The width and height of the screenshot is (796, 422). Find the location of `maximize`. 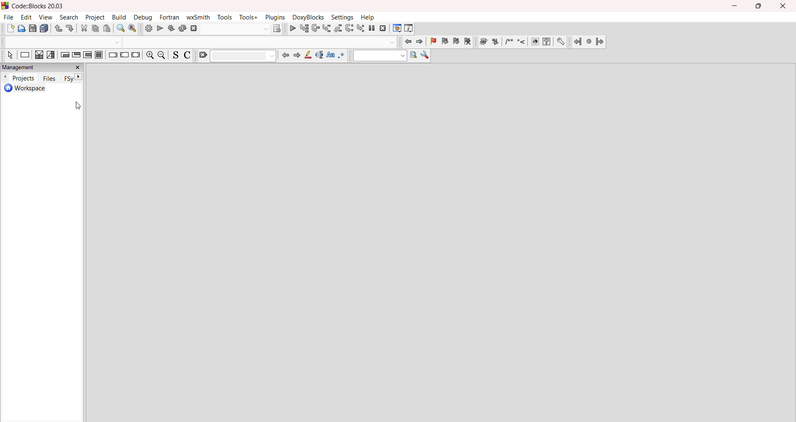

maximize is located at coordinates (760, 7).